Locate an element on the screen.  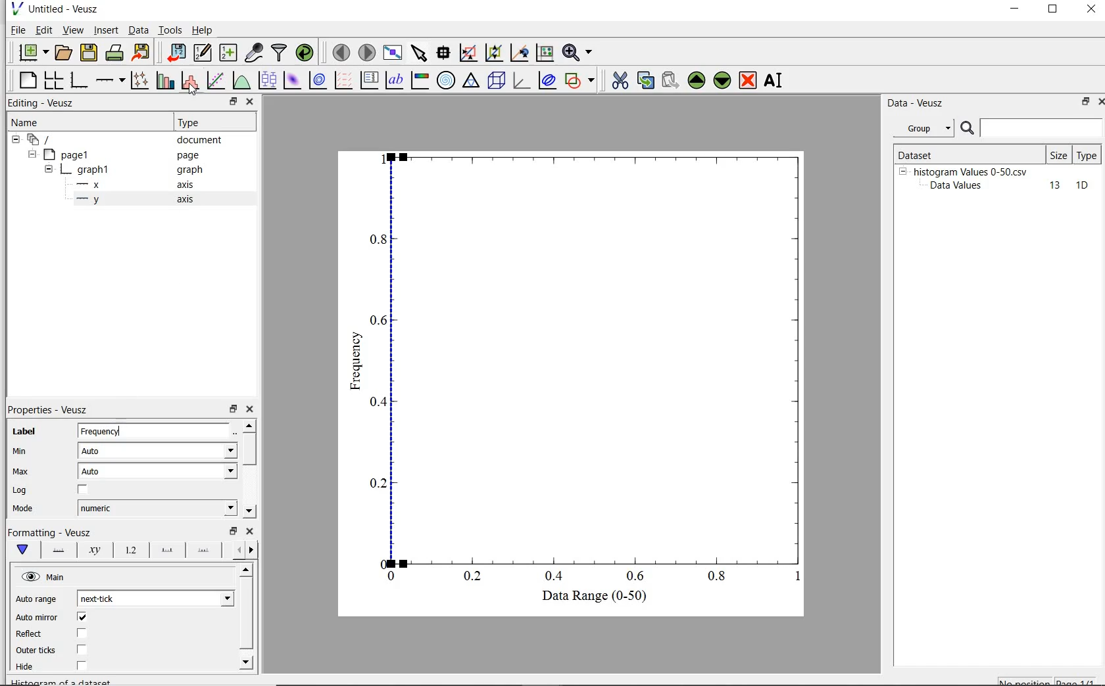
 Auto range is located at coordinates (37, 600).